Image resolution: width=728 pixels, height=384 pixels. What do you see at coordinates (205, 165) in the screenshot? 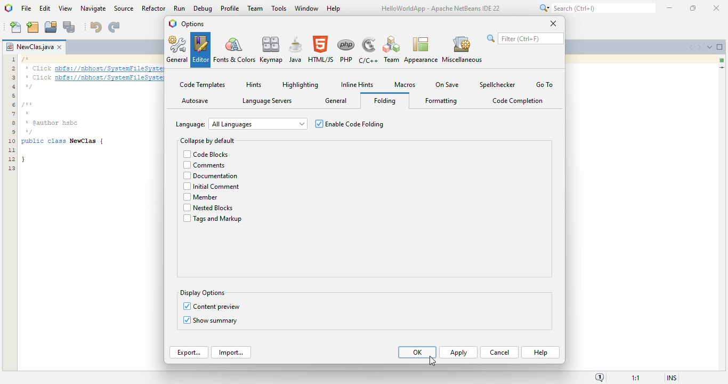
I see `comments` at bounding box center [205, 165].